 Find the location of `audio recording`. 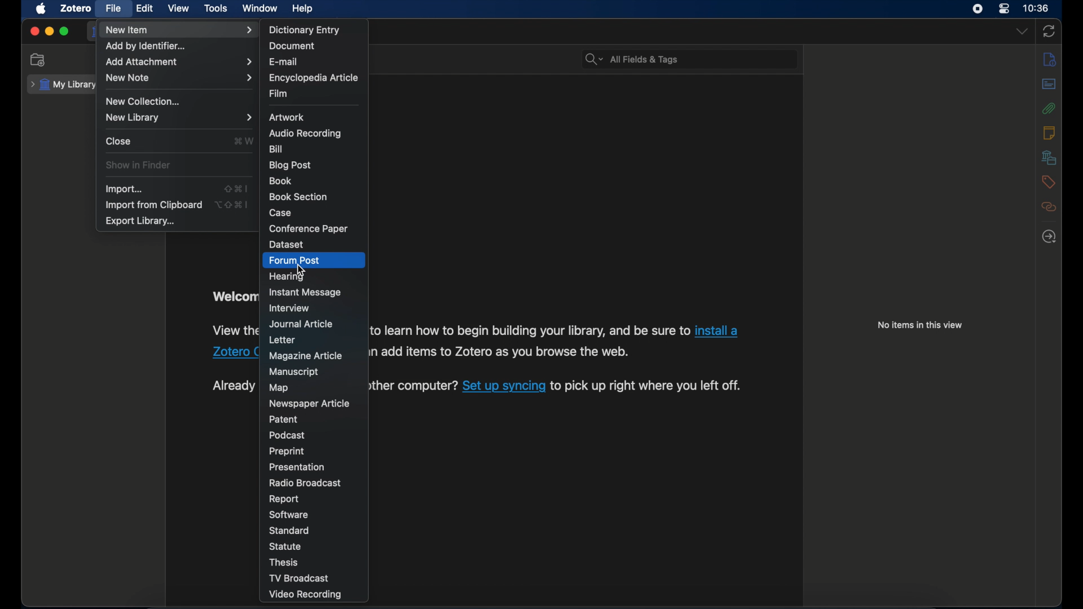

audio recording is located at coordinates (306, 133).